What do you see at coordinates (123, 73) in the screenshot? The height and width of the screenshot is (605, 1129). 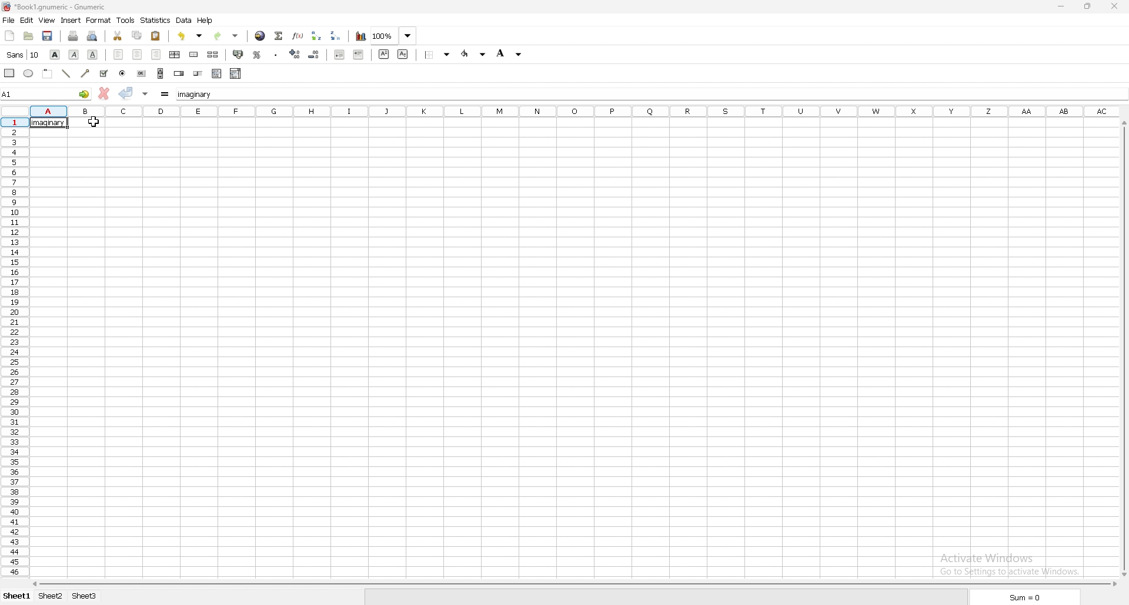 I see `radio button` at bounding box center [123, 73].